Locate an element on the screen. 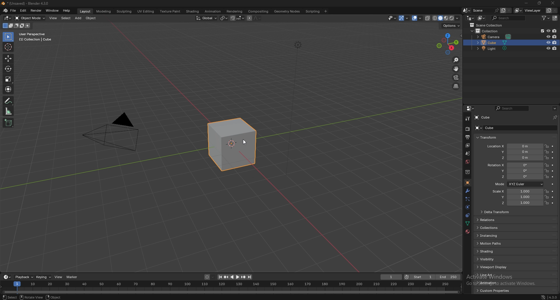 This screenshot has width=560, height=300. select is located at coordinates (66, 18).